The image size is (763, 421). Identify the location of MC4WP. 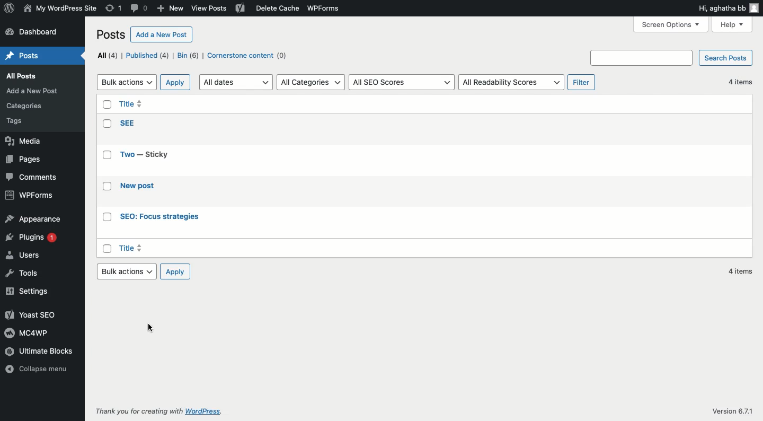
(25, 332).